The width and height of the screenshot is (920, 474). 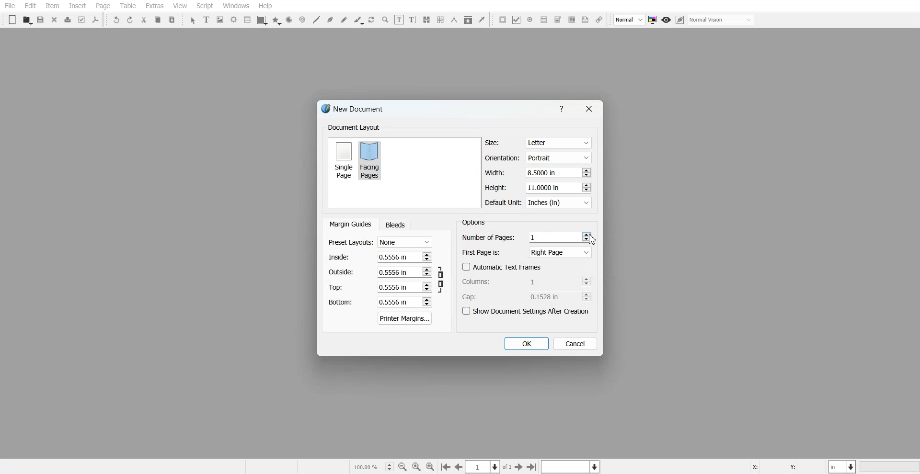 I want to click on Cancel, so click(x=575, y=343).